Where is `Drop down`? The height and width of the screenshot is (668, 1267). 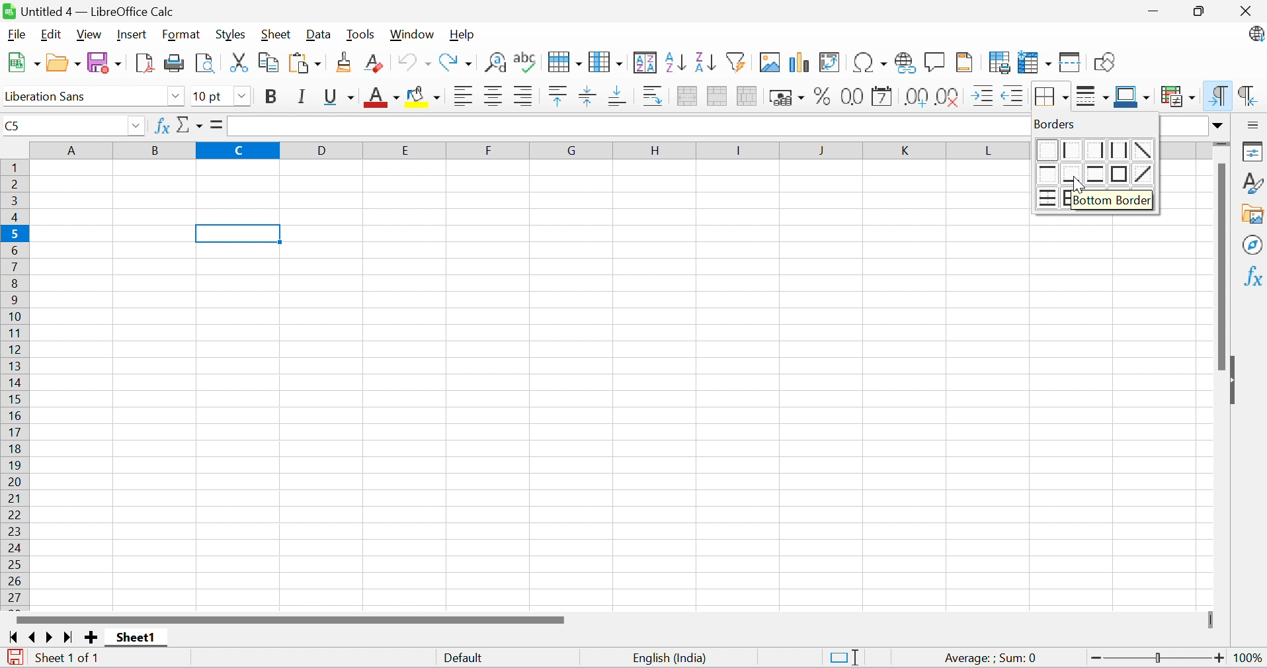 Drop down is located at coordinates (176, 97).